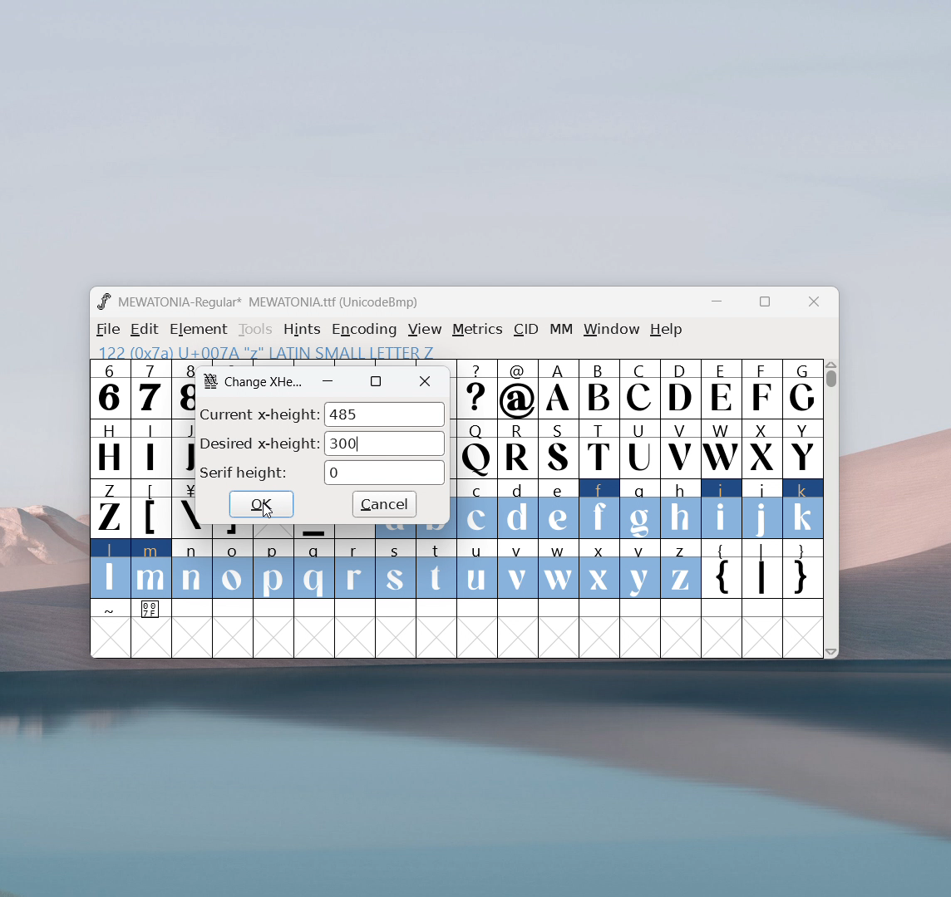  I want to click on n, so click(192, 571).